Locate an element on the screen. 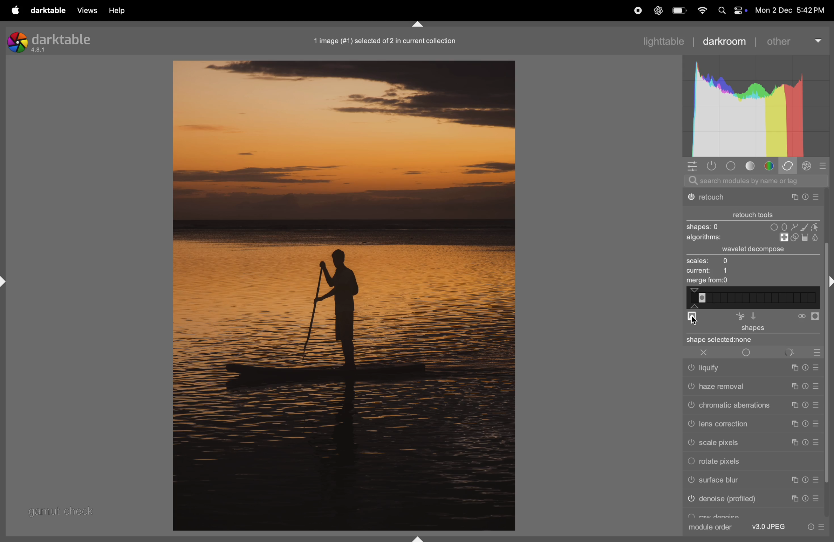  colors is located at coordinates (771, 166).